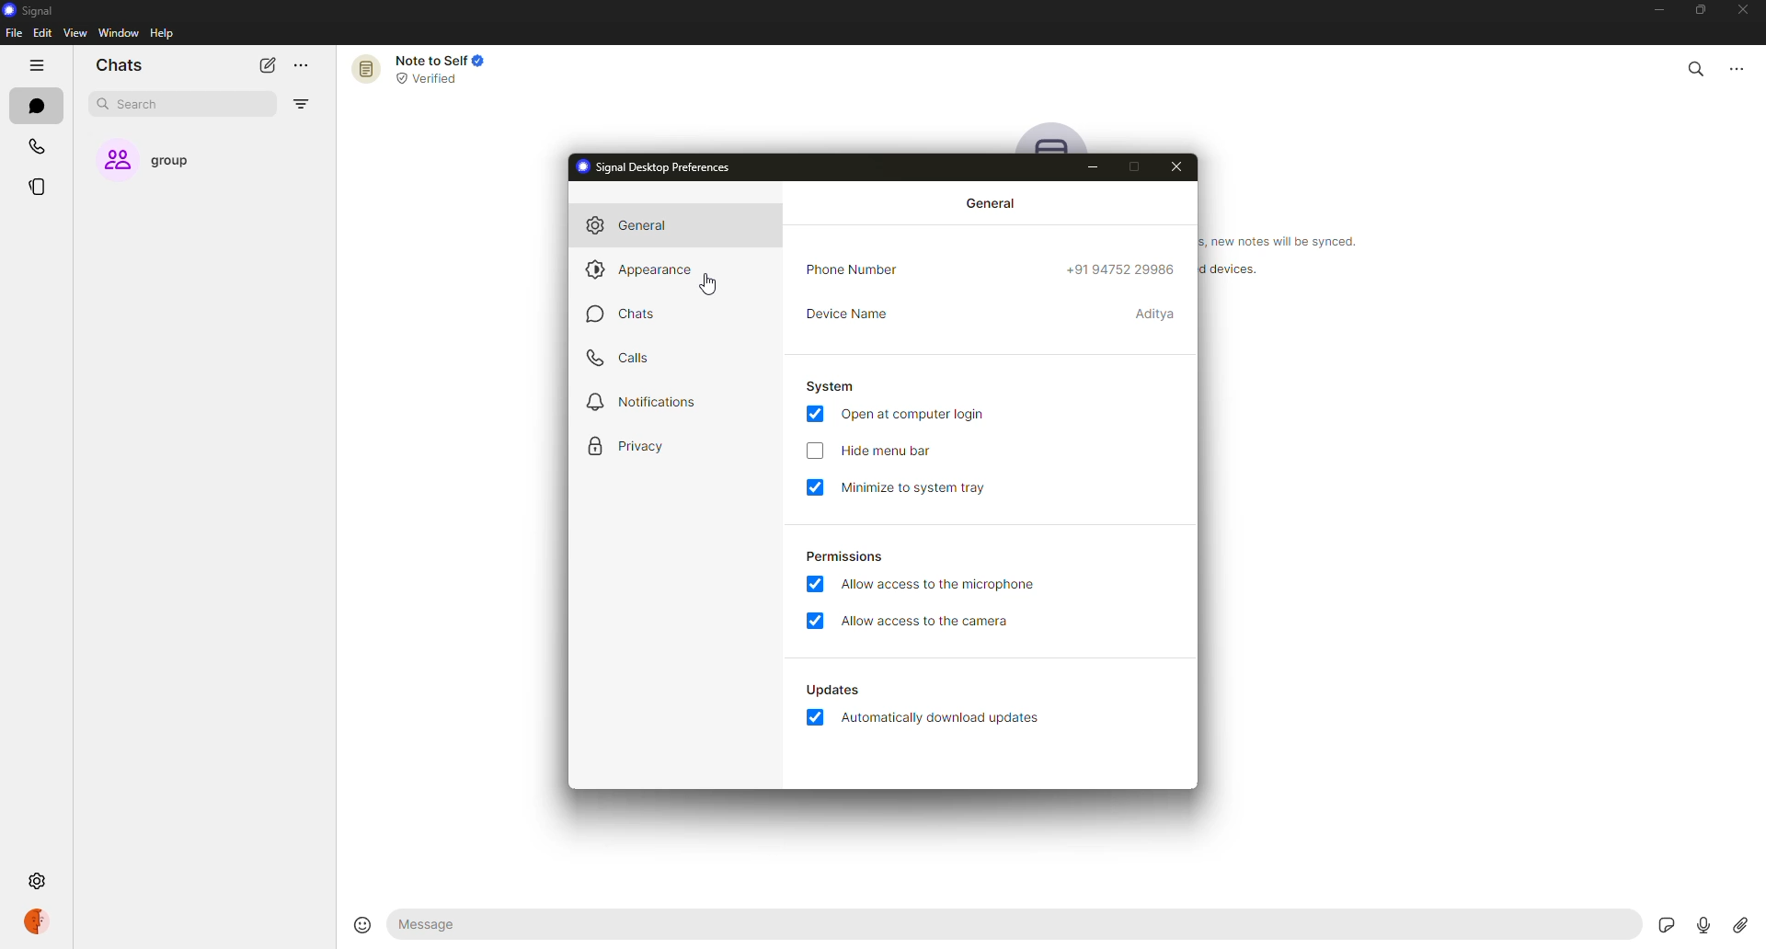 The width and height of the screenshot is (1766, 949). Describe the element at coordinates (1292, 244) in the screenshot. I see `info` at that location.